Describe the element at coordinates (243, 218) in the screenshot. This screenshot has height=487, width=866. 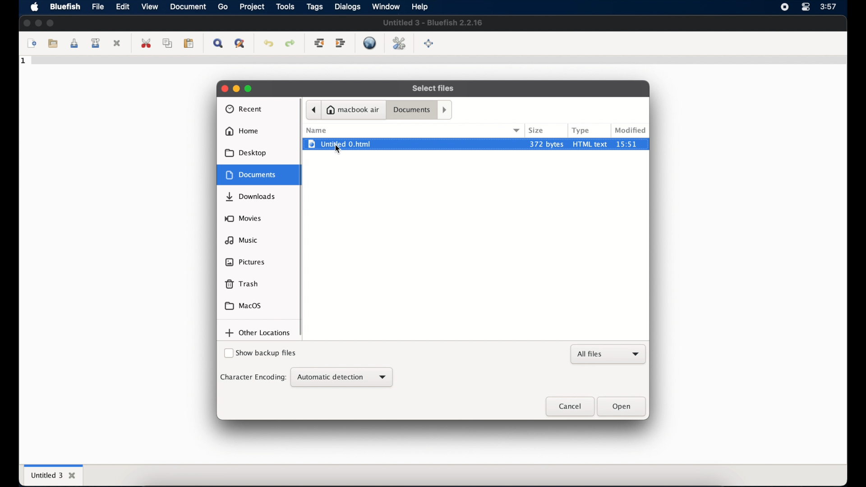
I see `movies` at that location.